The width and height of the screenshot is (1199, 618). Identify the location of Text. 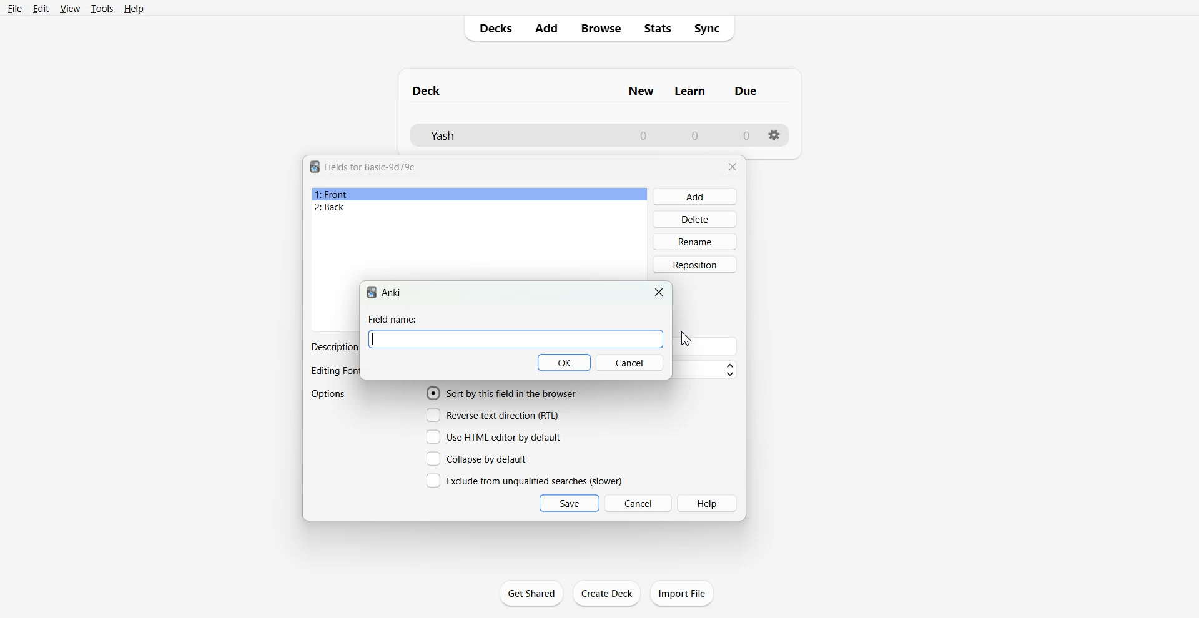
(392, 293).